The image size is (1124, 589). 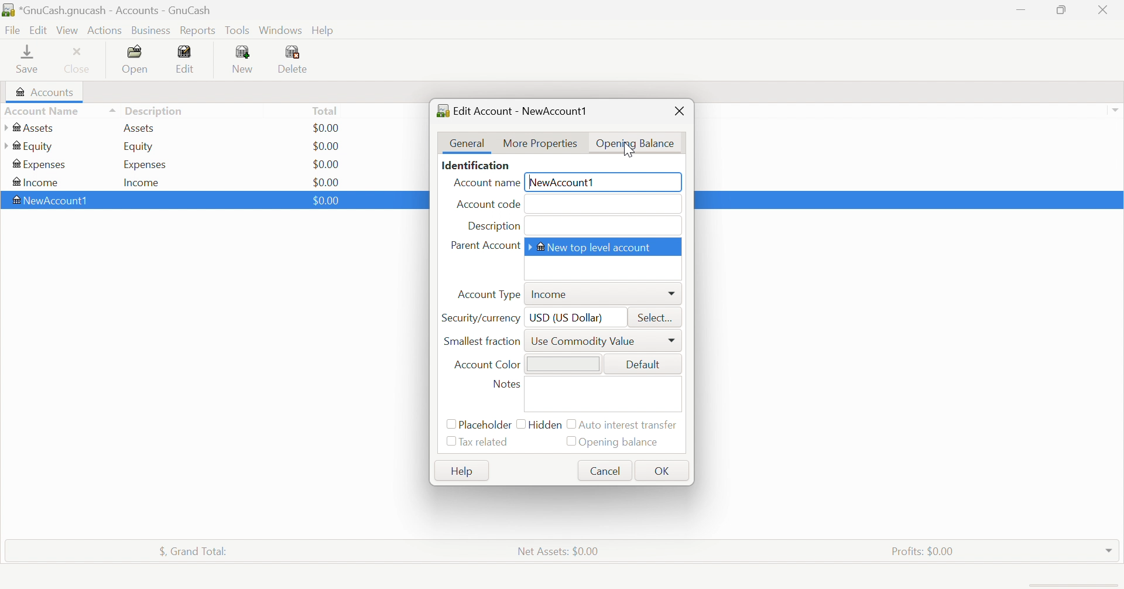 What do you see at coordinates (671, 341) in the screenshot?
I see `More` at bounding box center [671, 341].